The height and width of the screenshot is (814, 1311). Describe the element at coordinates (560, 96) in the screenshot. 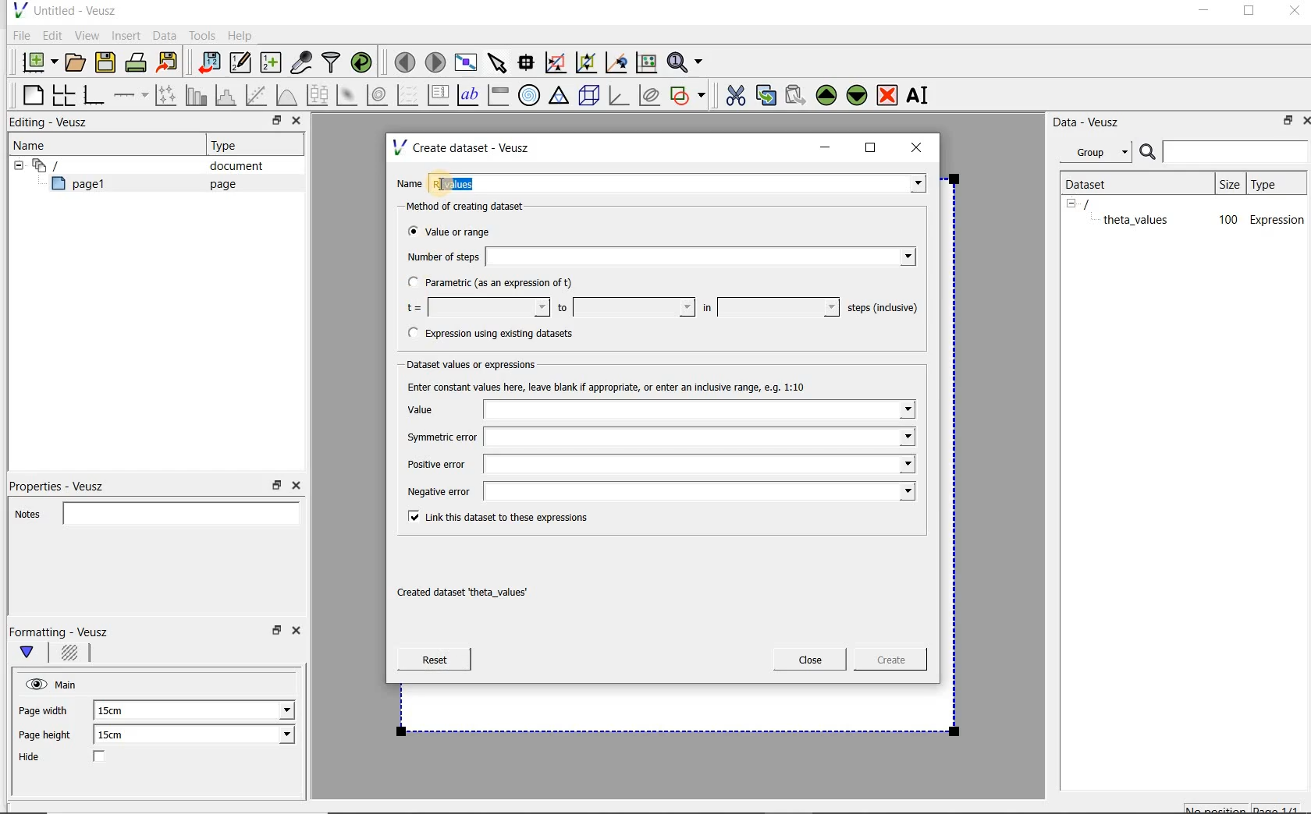

I see `ternary graph` at that location.